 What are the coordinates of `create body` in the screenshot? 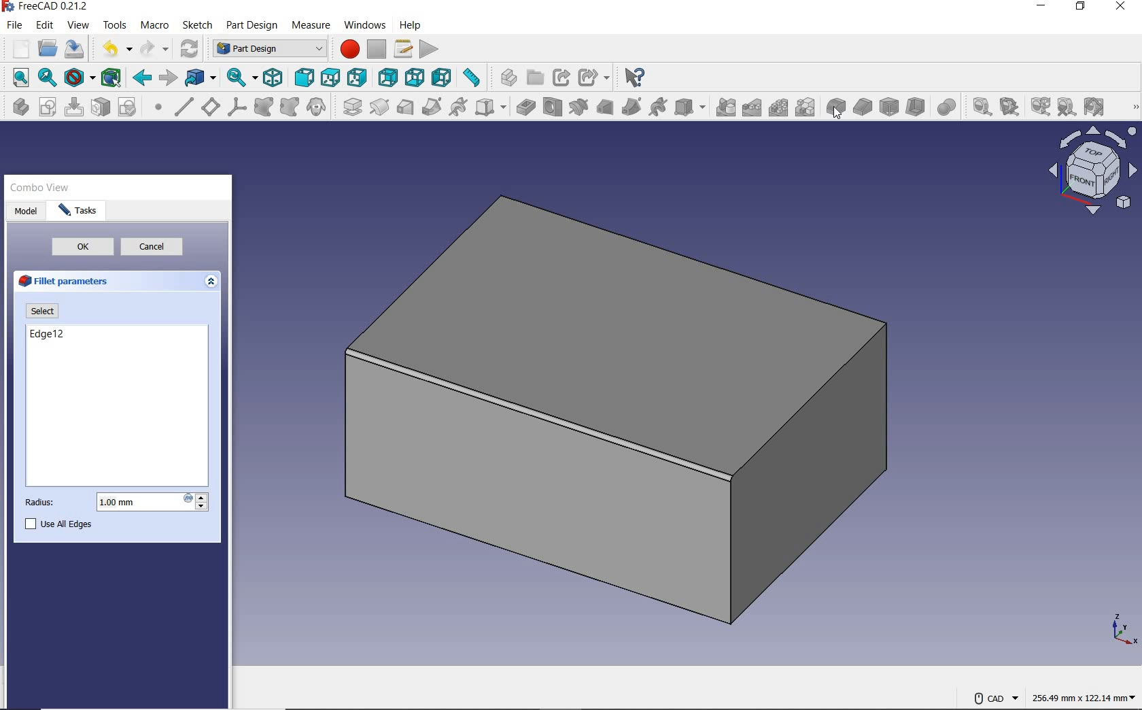 It's located at (17, 107).